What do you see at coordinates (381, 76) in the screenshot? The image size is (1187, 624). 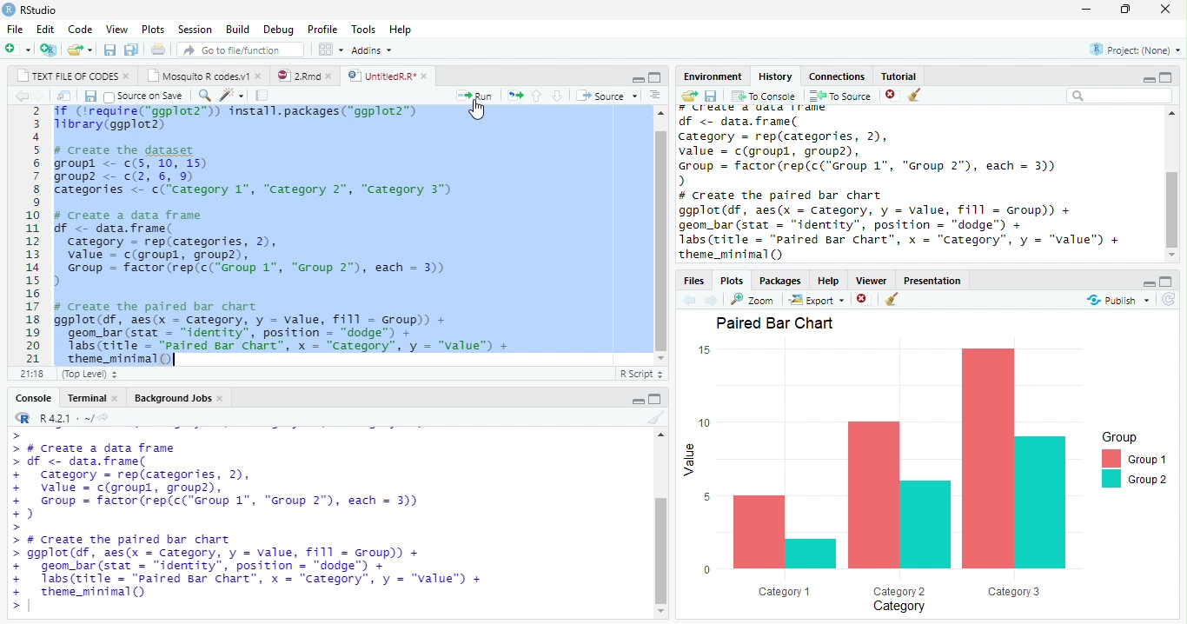 I see `UntitledR.R*` at bounding box center [381, 76].